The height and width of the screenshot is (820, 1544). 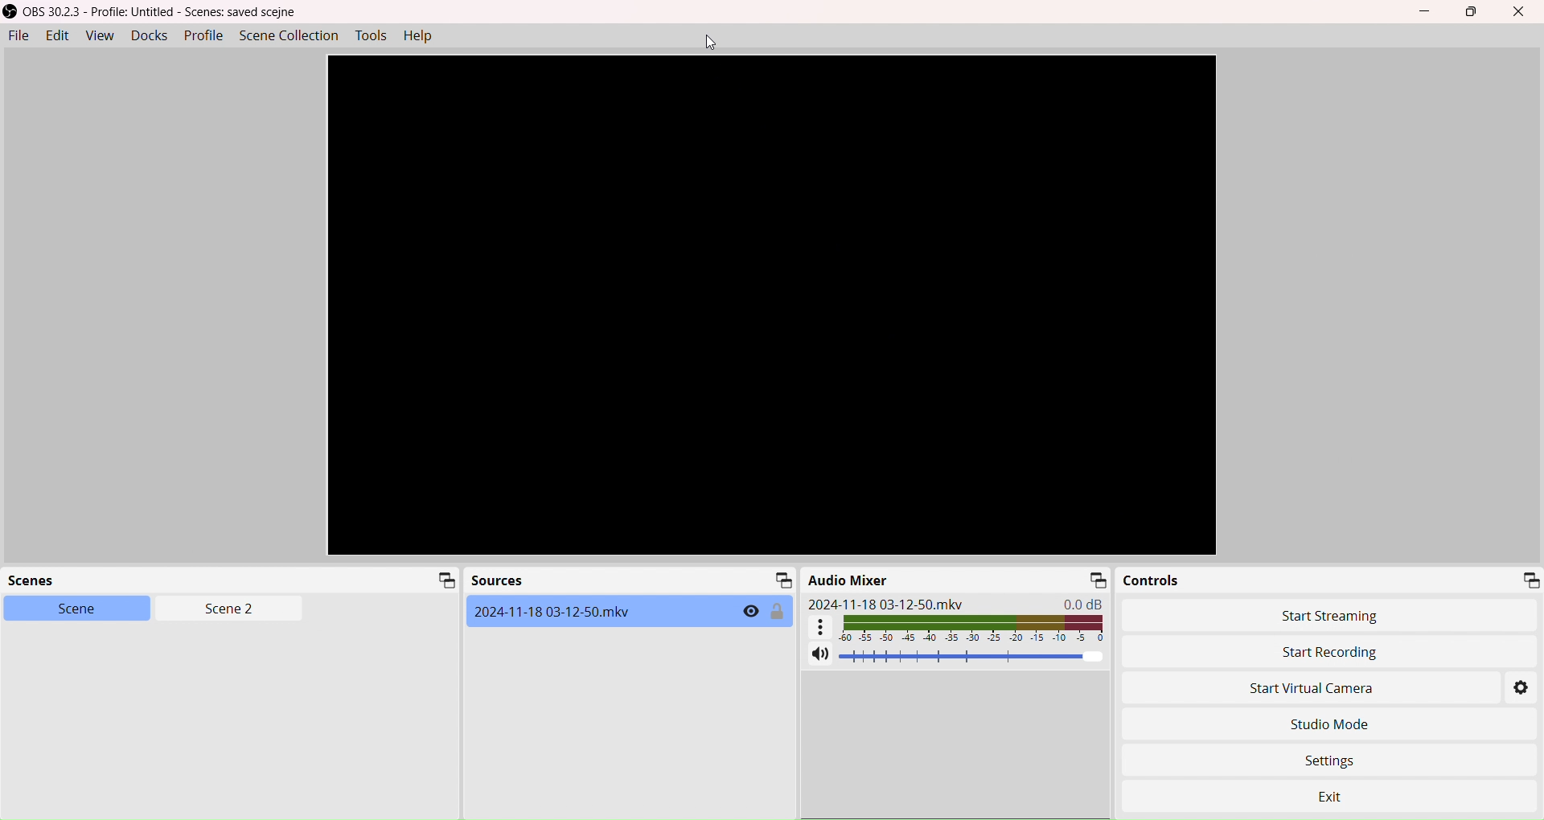 What do you see at coordinates (1475, 12) in the screenshot?
I see `Box` at bounding box center [1475, 12].